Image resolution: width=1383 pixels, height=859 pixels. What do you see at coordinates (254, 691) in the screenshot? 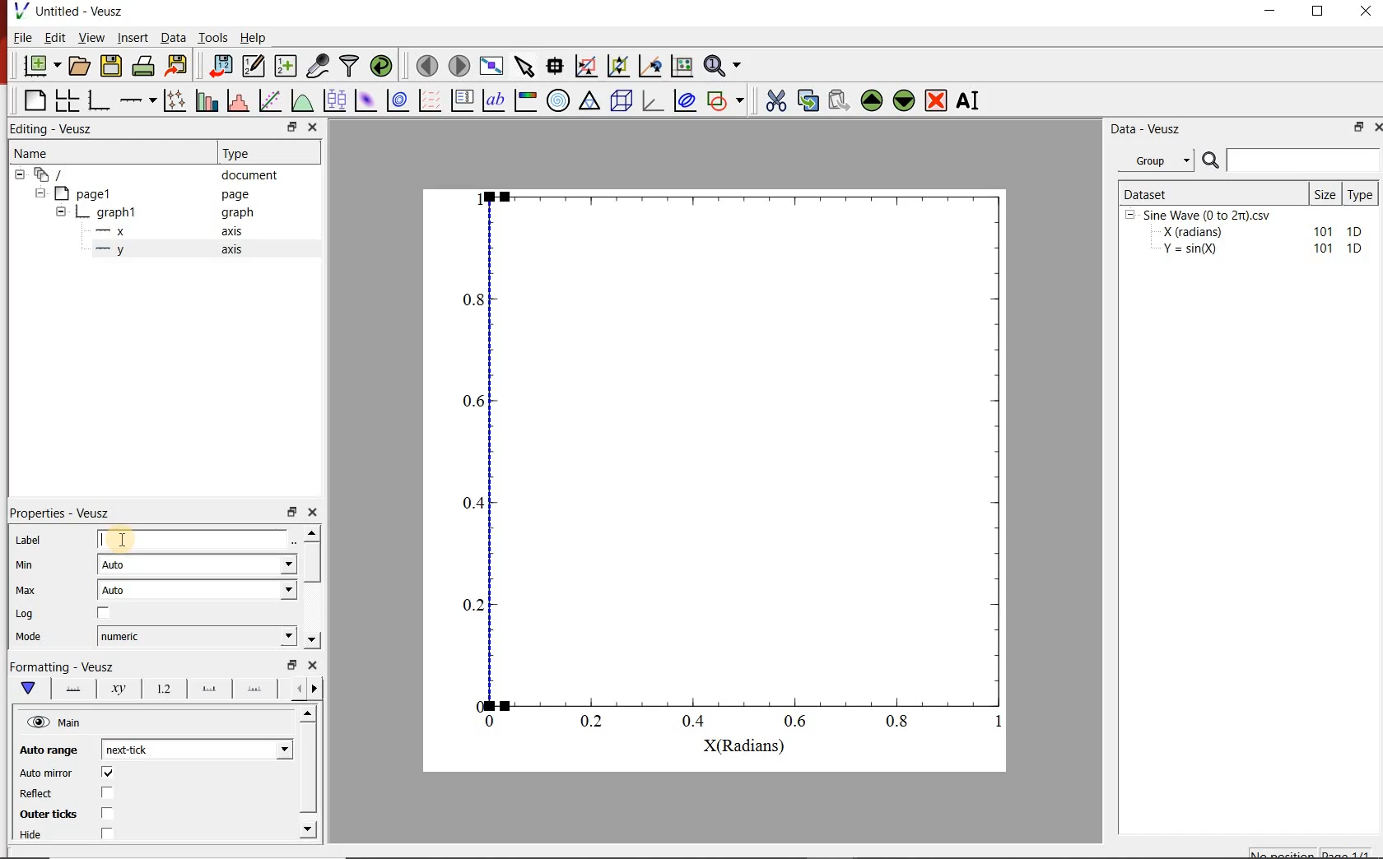
I see `options` at bounding box center [254, 691].